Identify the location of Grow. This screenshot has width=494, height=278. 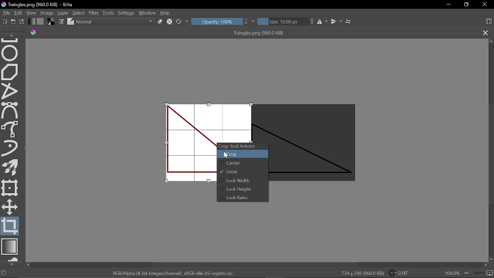
(231, 172).